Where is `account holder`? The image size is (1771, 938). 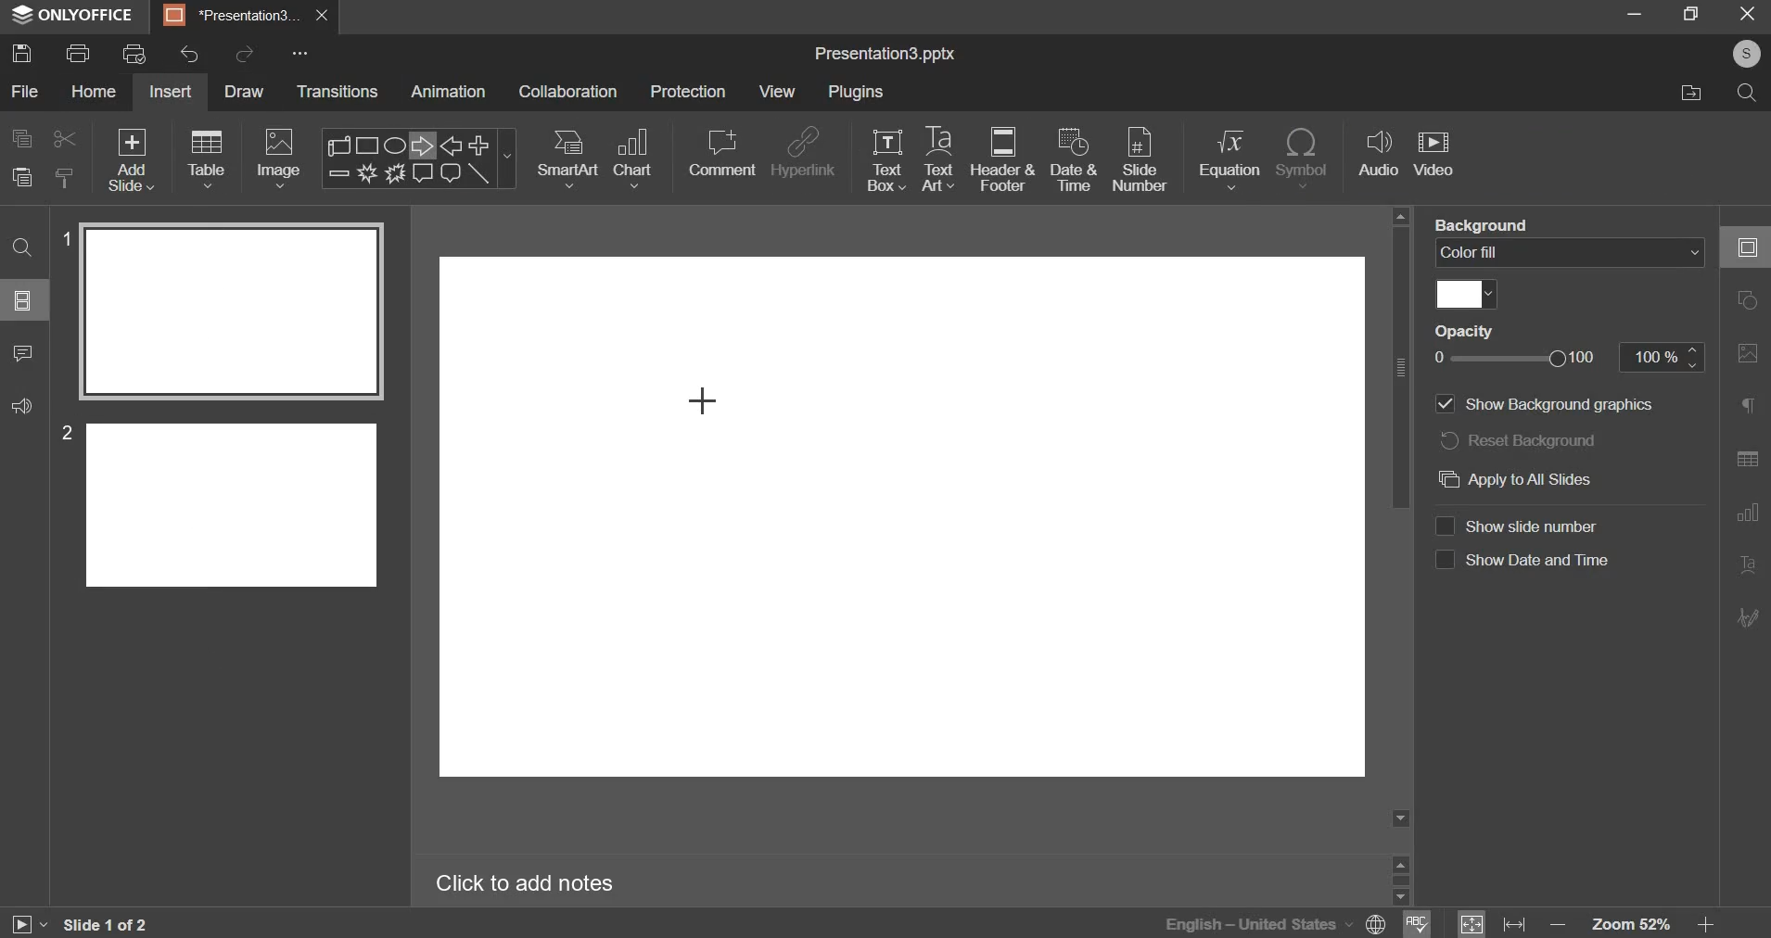 account holder is located at coordinates (1743, 54).